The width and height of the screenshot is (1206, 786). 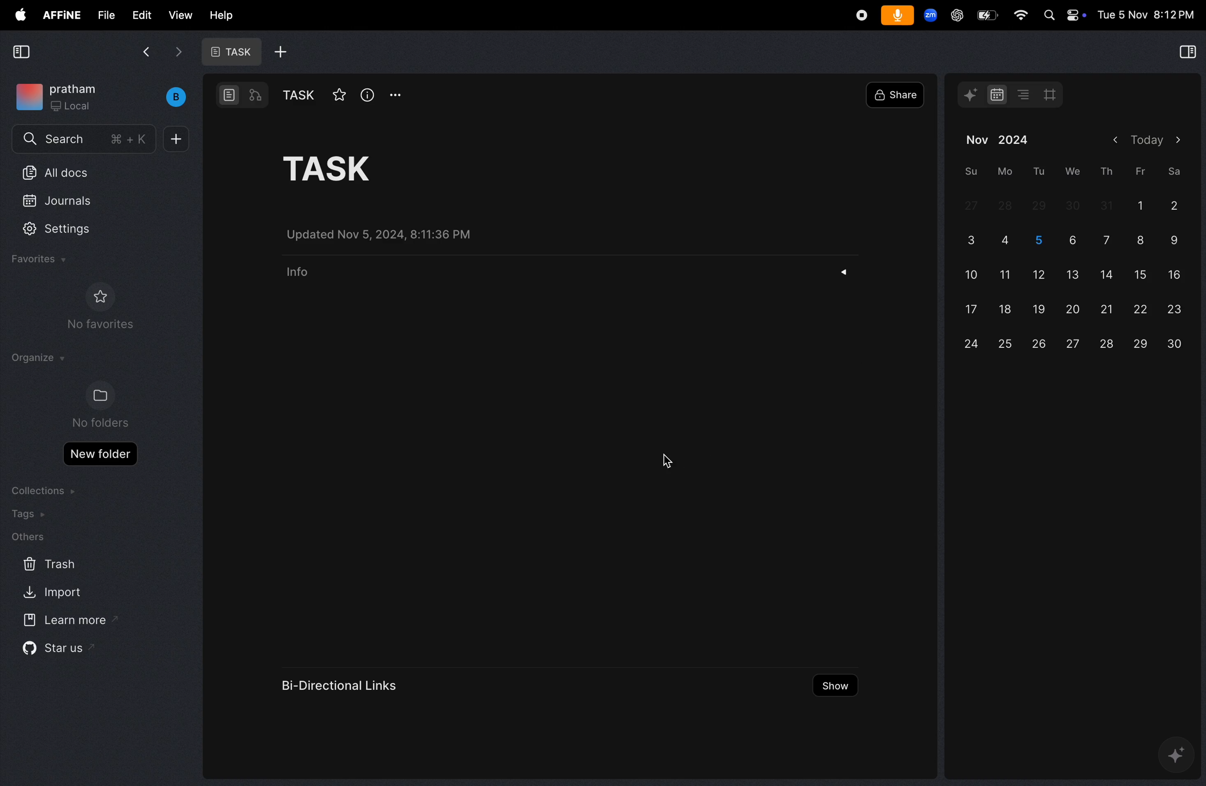 What do you see at coordinates (1106, 171) in the screenshot?
I see `thursday` at bounding box center [1106, 171].